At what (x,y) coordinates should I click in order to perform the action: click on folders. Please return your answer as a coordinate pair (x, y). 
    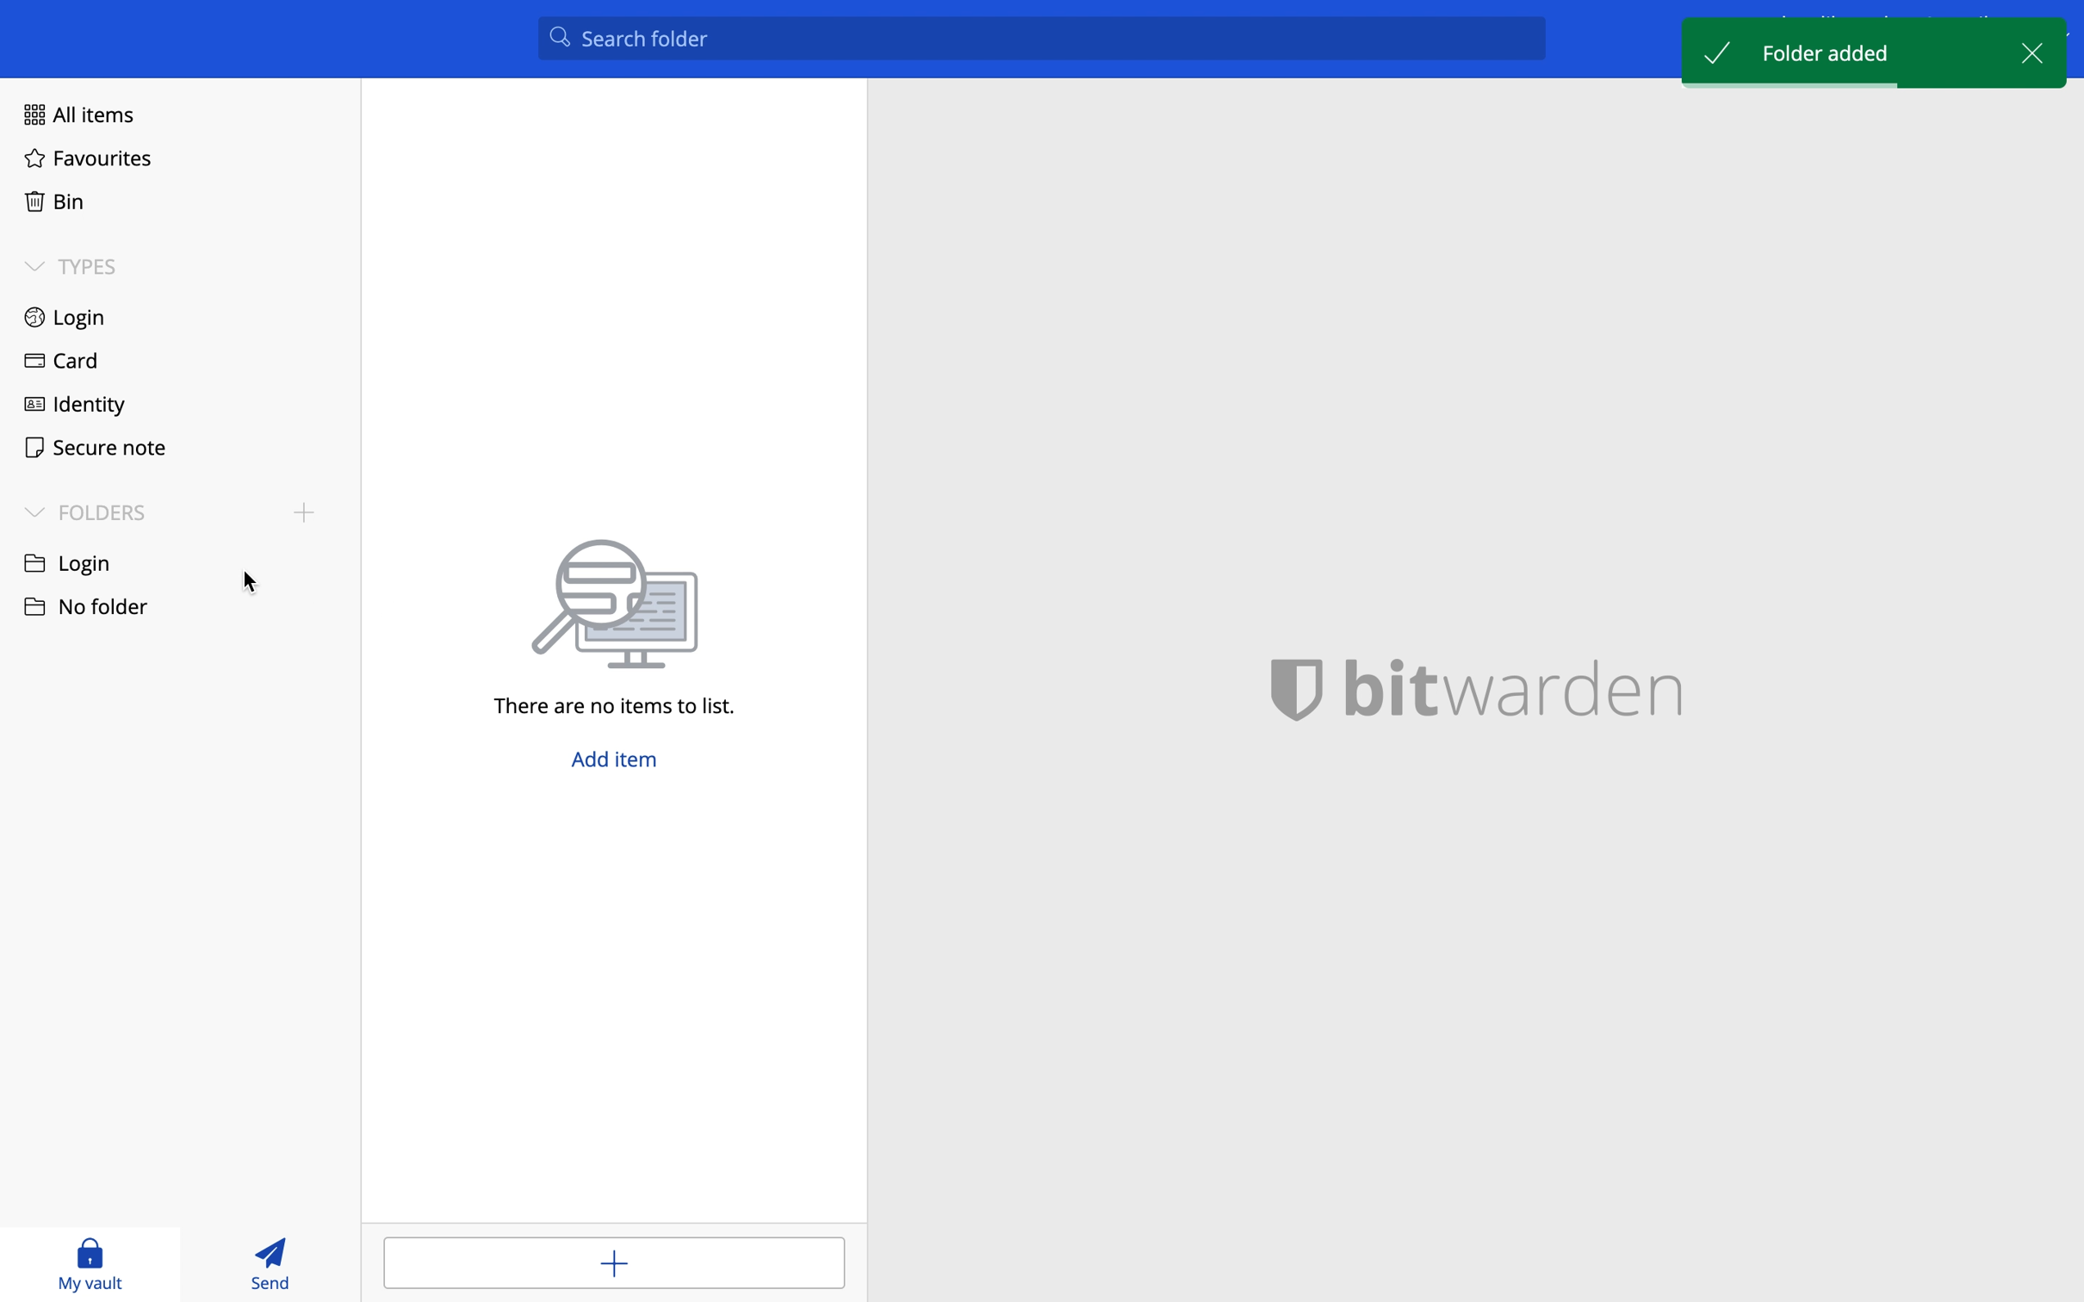
    Looking at the image, I should click on (85, 512).